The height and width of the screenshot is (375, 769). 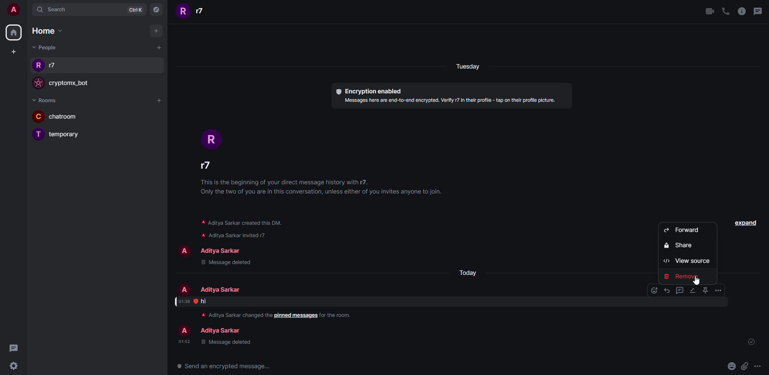 I want to click on attach, so click(x=744, y=367).